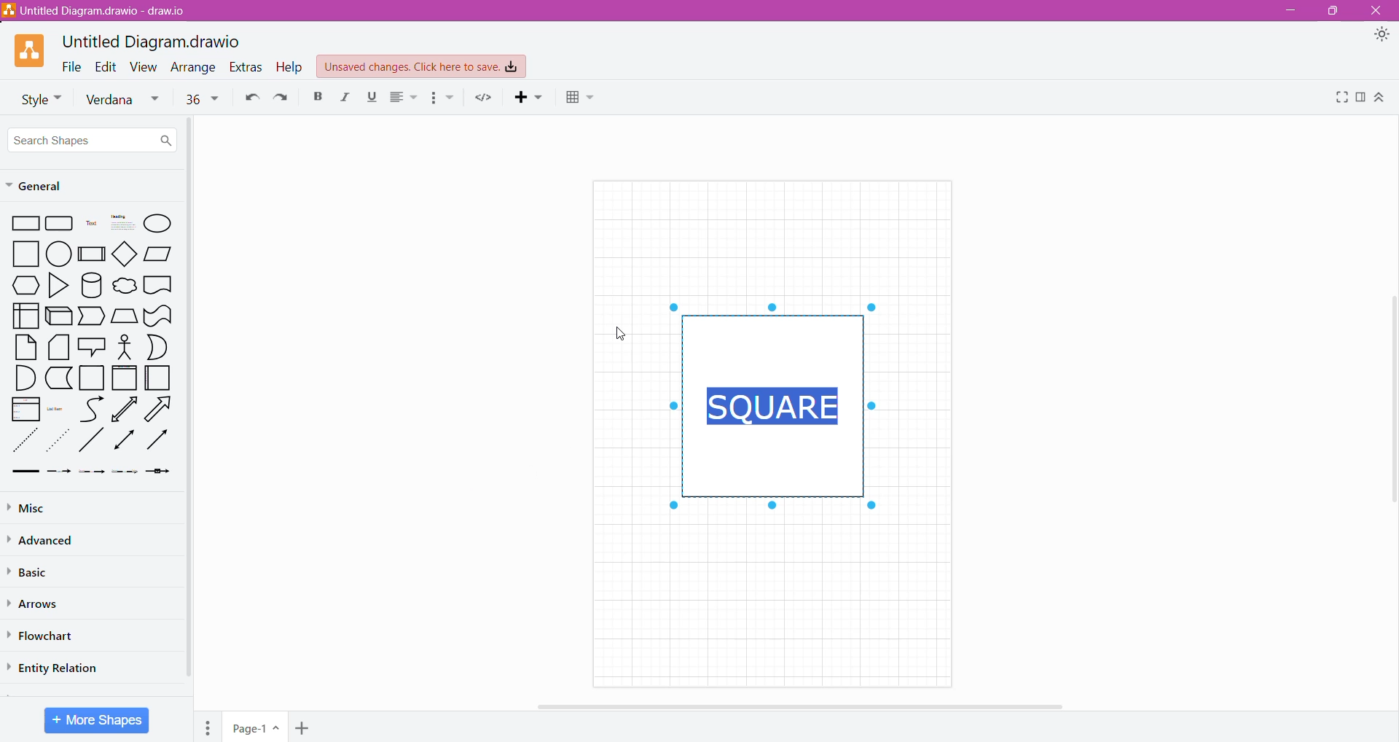 The height and width of the screenshot is (742, 1399). I want to click on Stick Figure , so click(125, 347).